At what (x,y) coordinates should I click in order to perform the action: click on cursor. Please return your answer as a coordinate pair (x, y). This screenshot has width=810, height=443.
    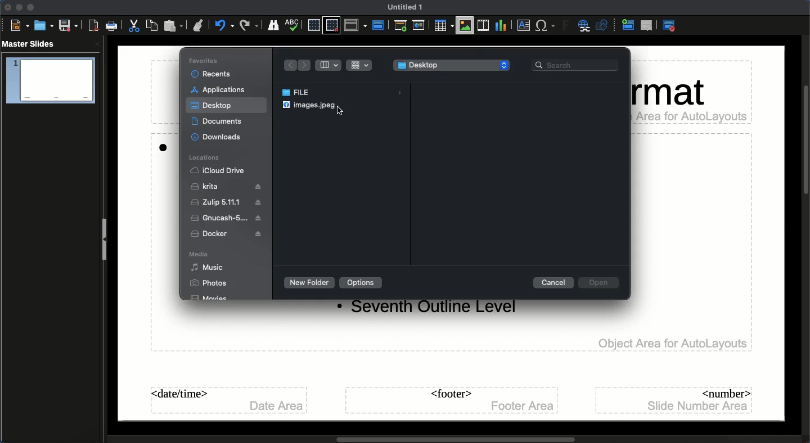
    Looking at the image, I should click on (340, 111).